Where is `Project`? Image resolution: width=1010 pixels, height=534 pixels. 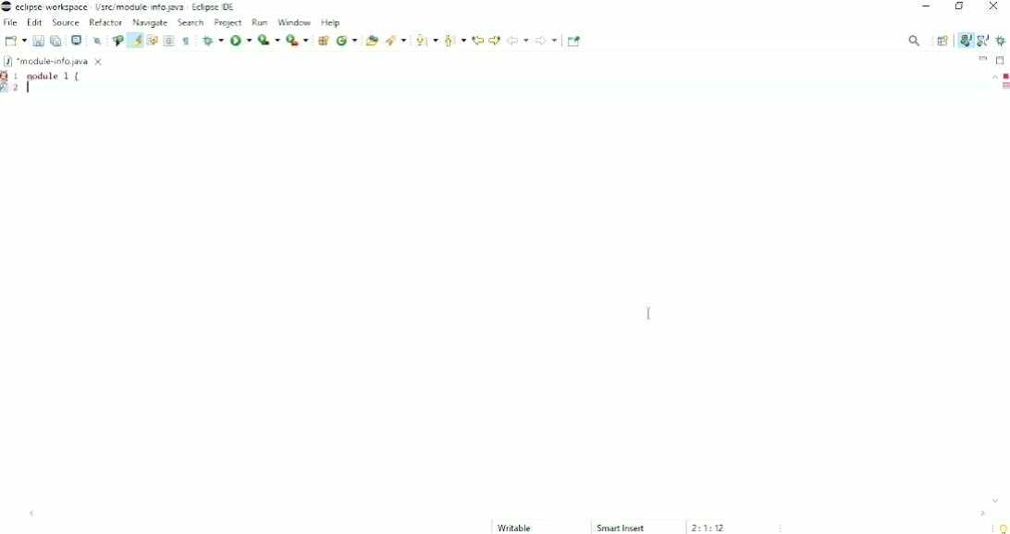 Project is located at coordinates (228, 22).